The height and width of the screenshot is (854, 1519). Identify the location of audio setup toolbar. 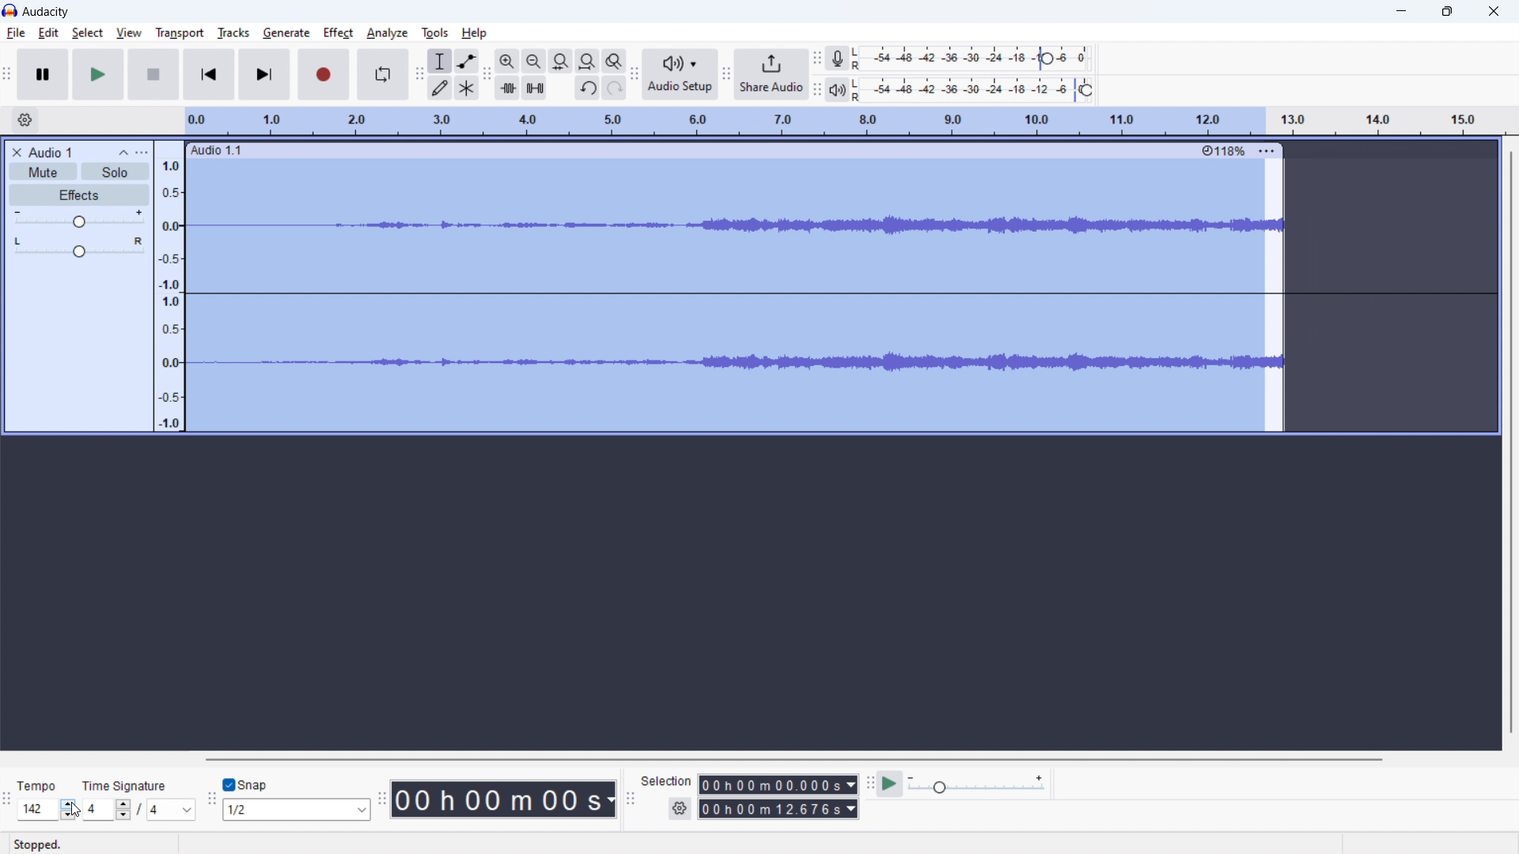
(634, 74).